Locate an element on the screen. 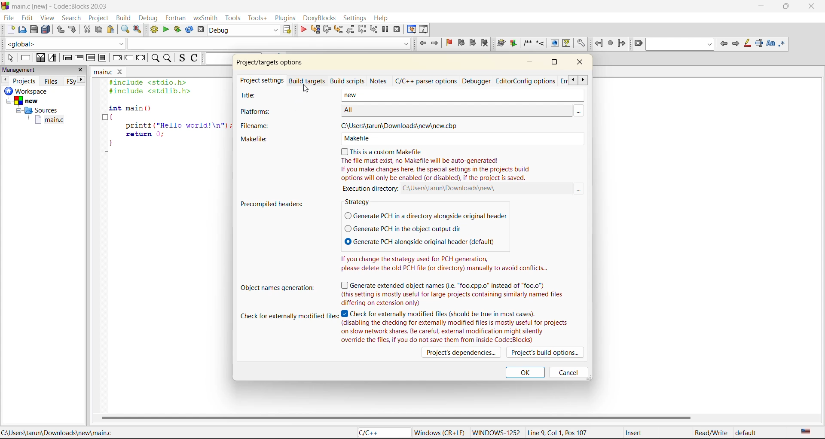 This screenshot has height=439, width=825. close is located at coordinates (120, 71).